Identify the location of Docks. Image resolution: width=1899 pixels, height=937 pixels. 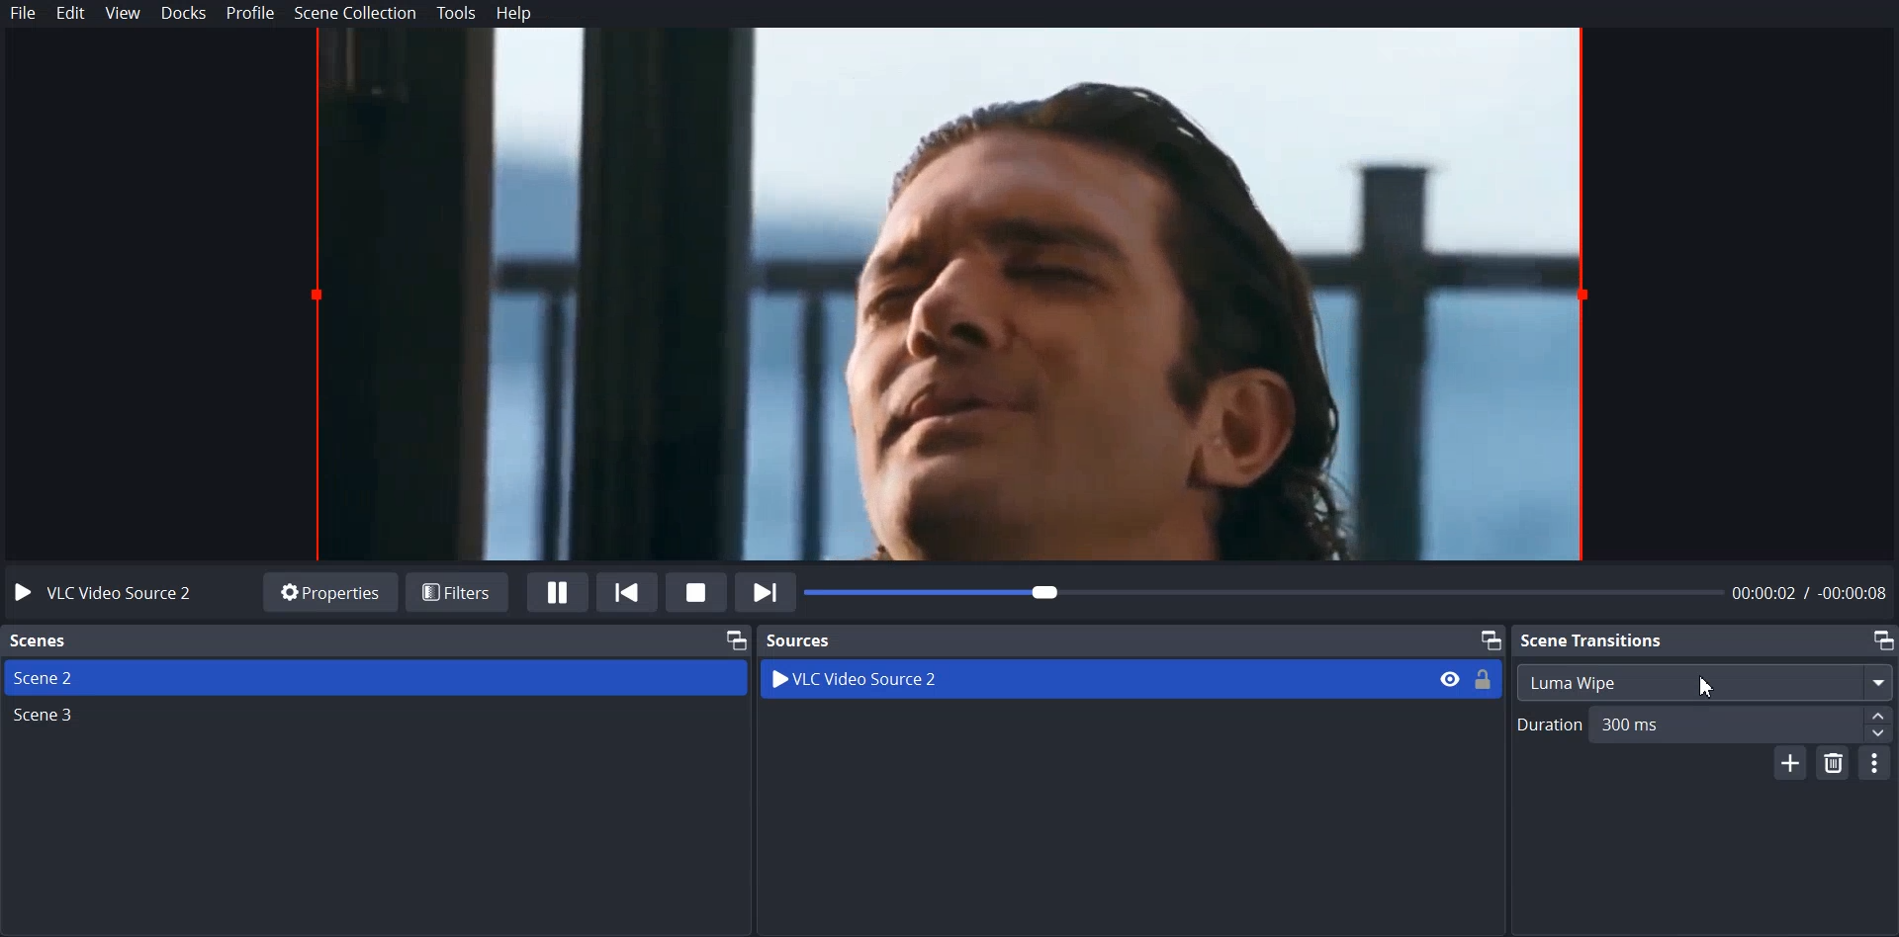
(185, 14).